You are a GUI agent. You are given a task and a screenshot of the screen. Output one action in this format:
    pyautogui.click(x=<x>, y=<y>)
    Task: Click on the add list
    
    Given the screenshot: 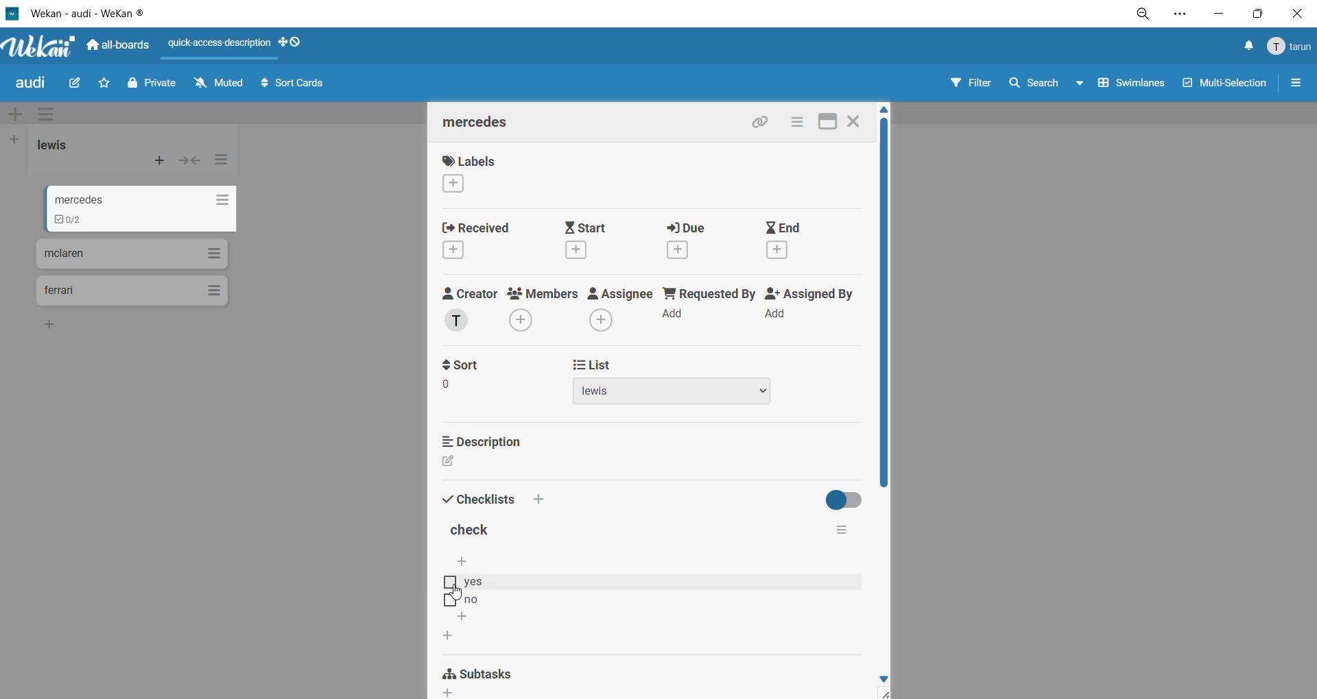 What is the action you would take?
    pyautogui.click(x=16, y=140)
    